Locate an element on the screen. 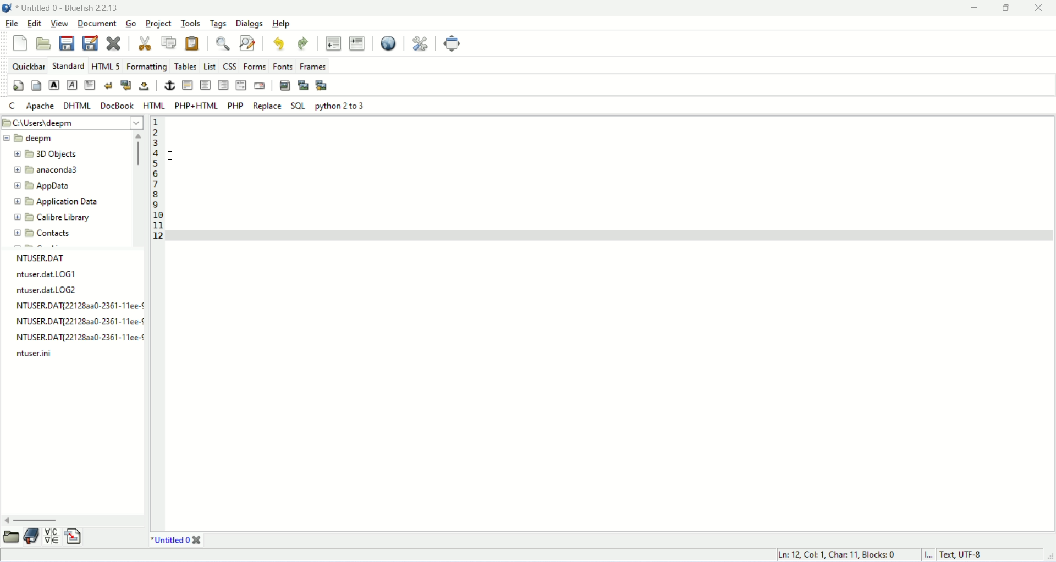 This screenshot has width=1056, height=562. HTML is located at coordinates (154, 106).